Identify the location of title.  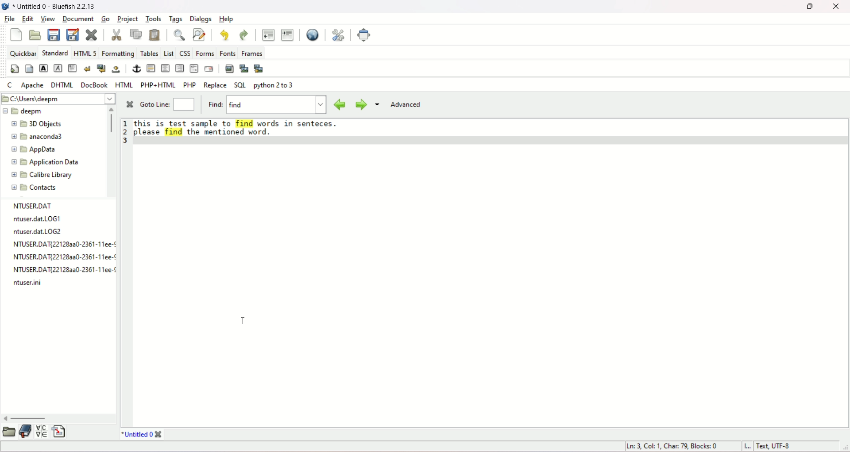
(56, 7).